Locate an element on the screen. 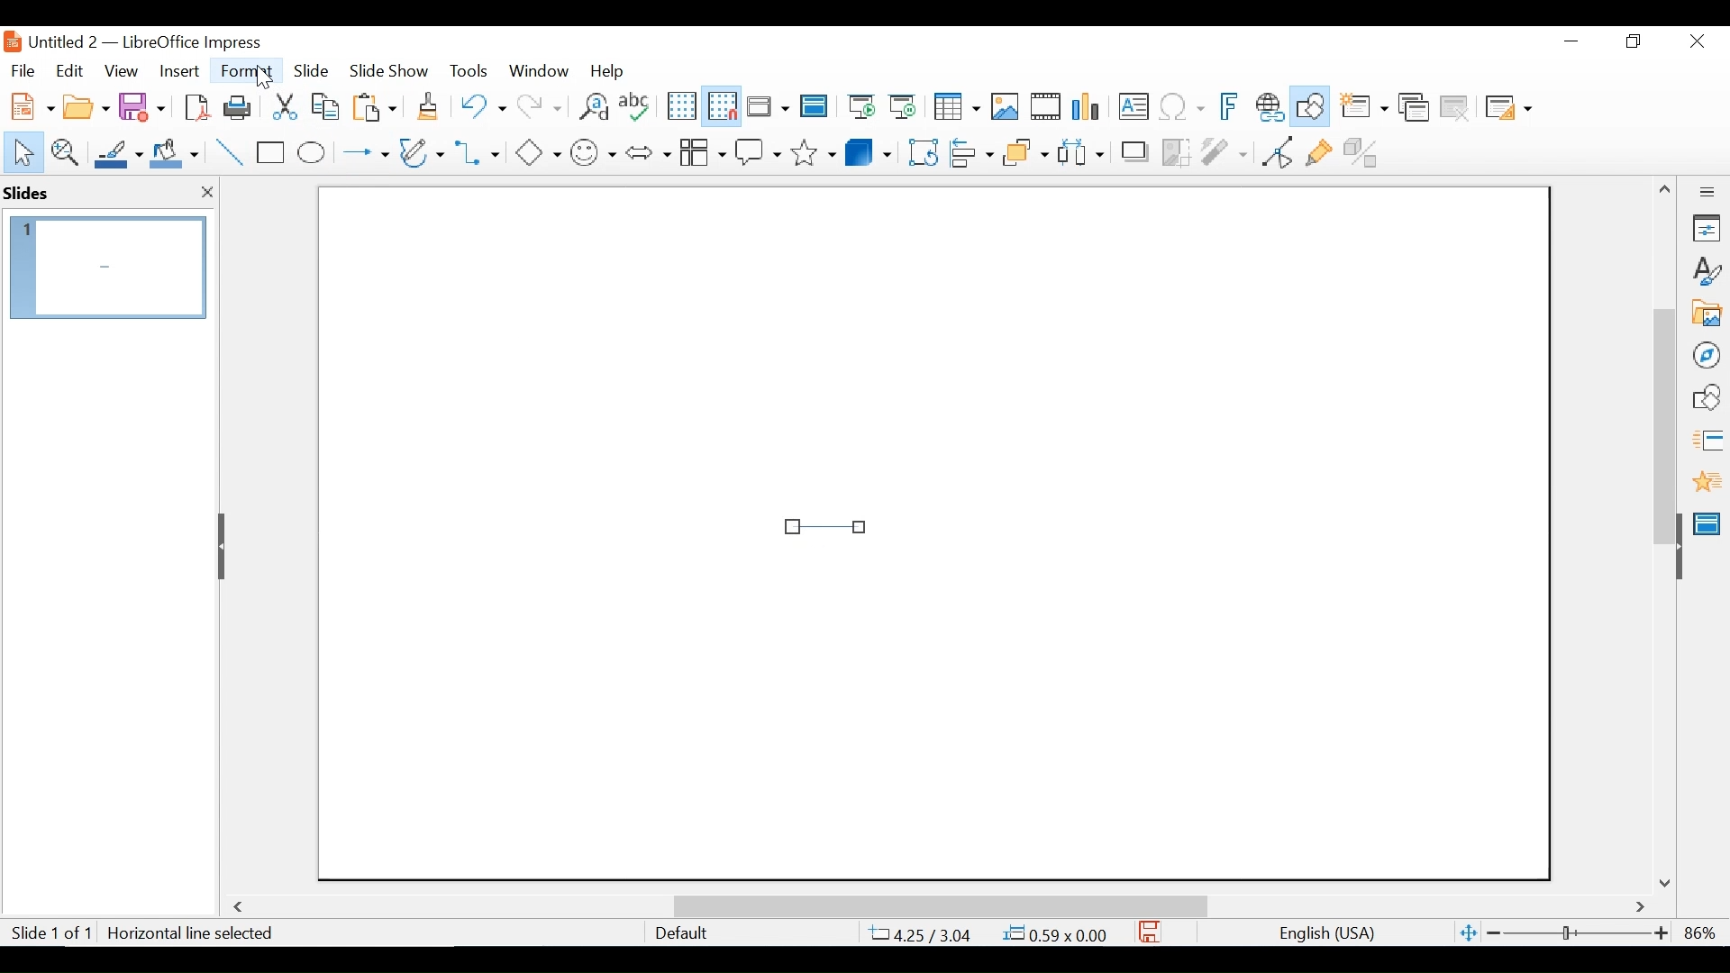  Help is located at coordinates (612, 70).